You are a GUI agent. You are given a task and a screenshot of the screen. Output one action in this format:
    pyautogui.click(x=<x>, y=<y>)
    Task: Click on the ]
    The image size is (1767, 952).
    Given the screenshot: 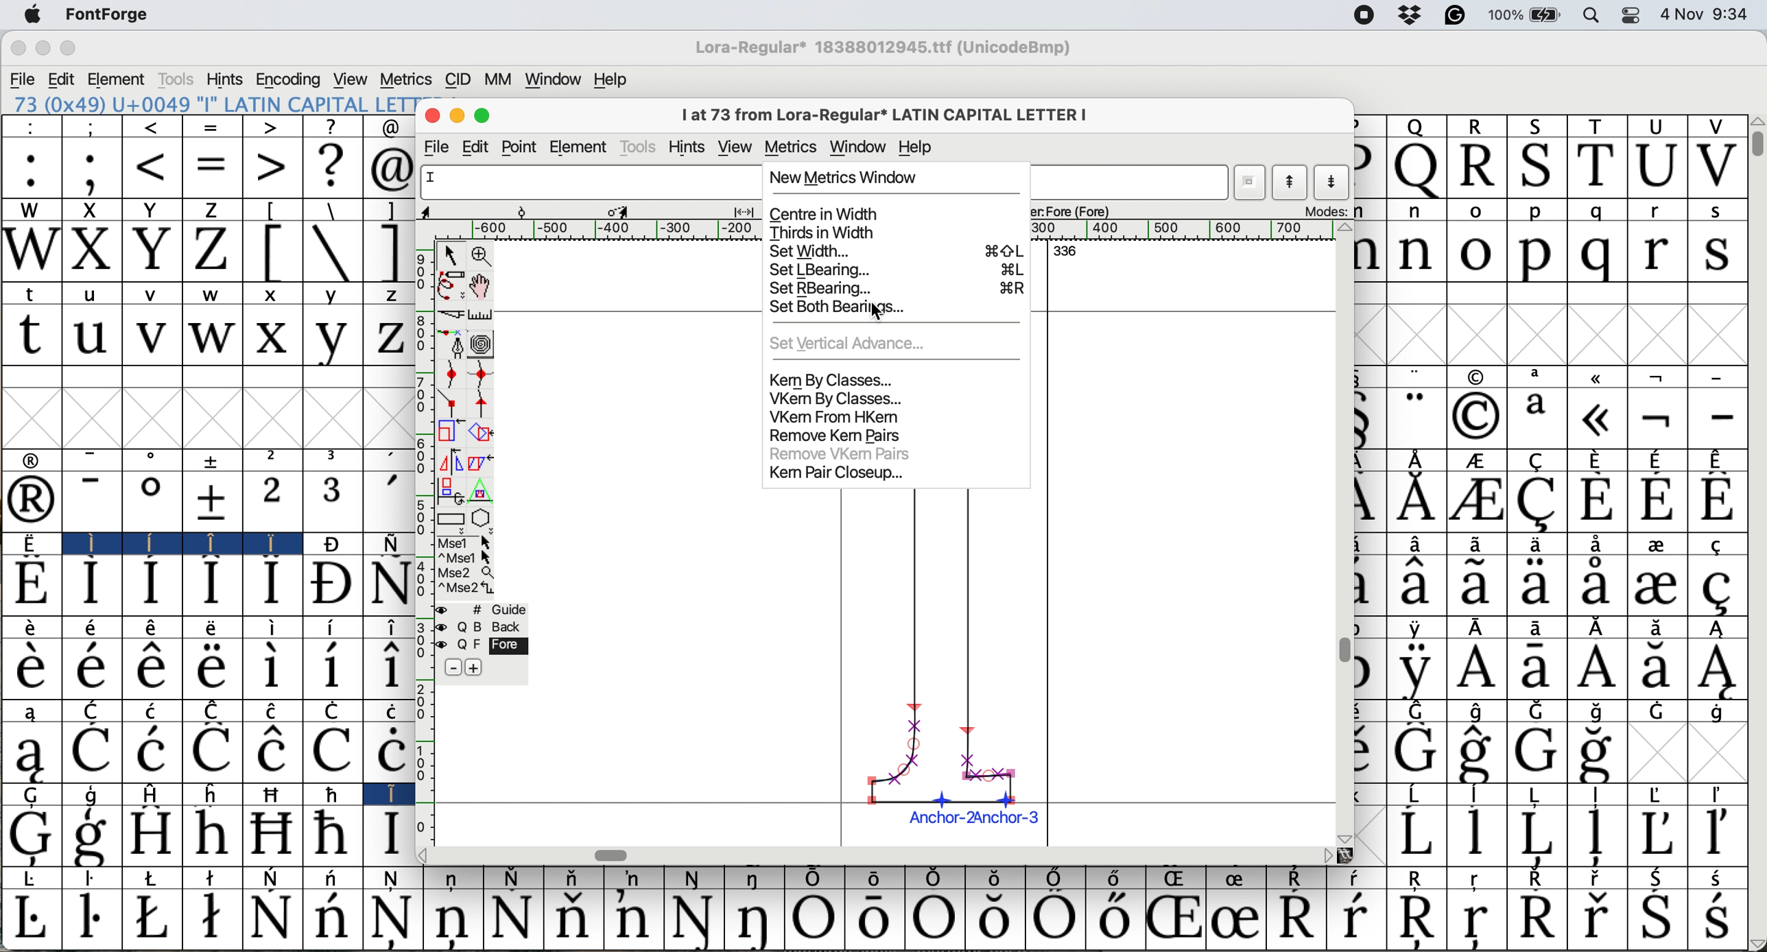 What is the action you would take?
    pyautogui.click(x=390, y=211)
    